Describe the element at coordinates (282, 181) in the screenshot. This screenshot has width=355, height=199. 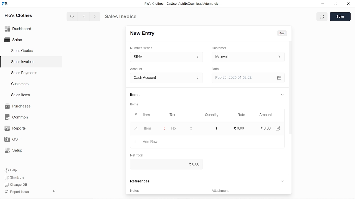
I see `expand` at that location.